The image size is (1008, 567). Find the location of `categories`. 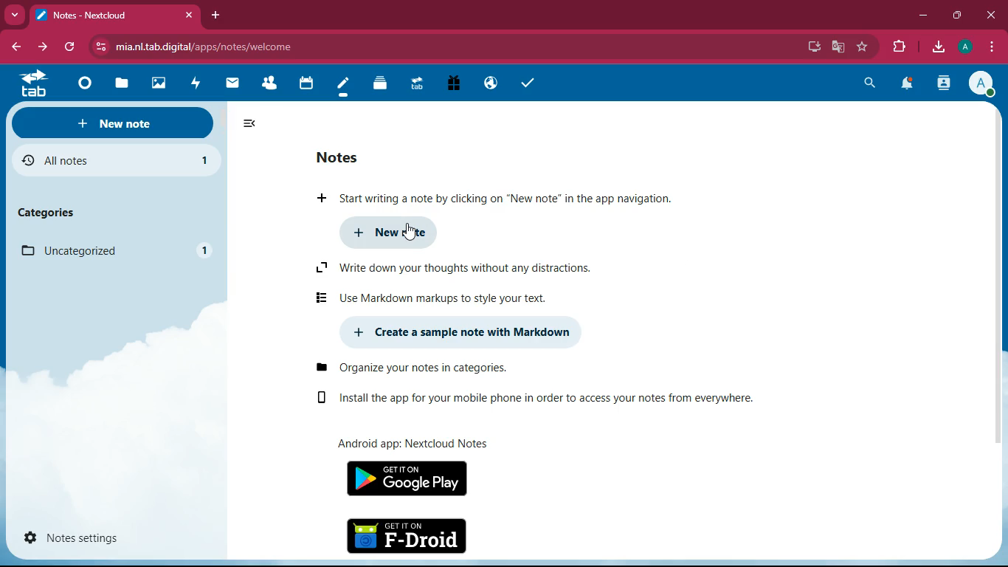

categories is located at coordinates (46, 212).